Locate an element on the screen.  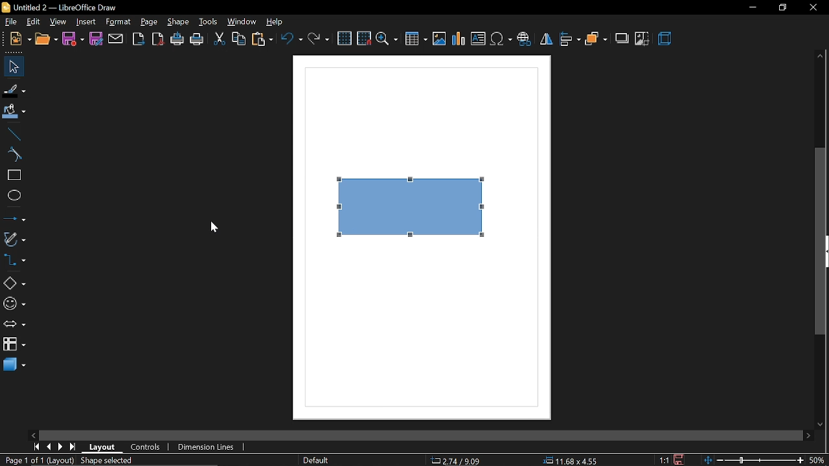
open is located at coordinates (45, 39).